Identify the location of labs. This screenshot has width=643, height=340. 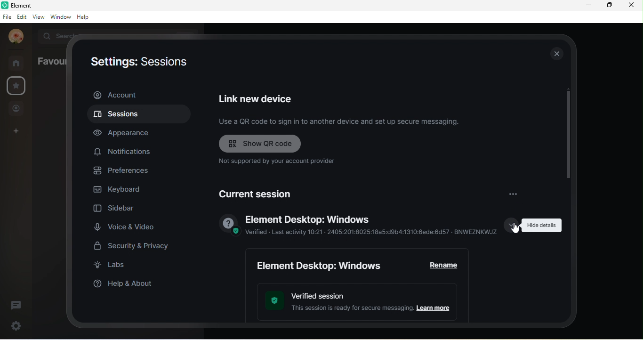
(113, 266).